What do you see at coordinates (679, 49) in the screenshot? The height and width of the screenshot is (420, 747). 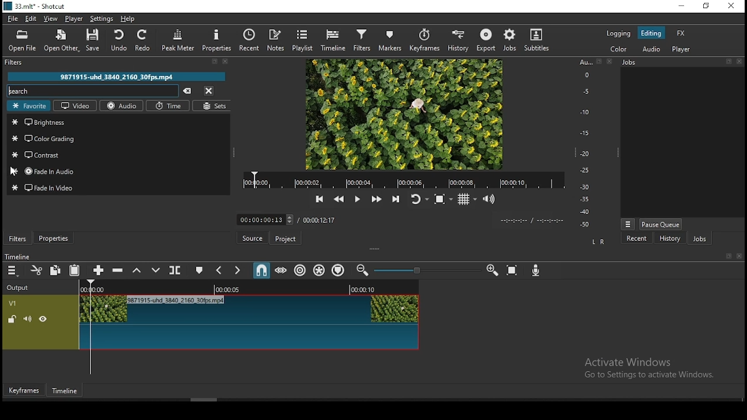 I see `player` at bounding box center [679, 49].